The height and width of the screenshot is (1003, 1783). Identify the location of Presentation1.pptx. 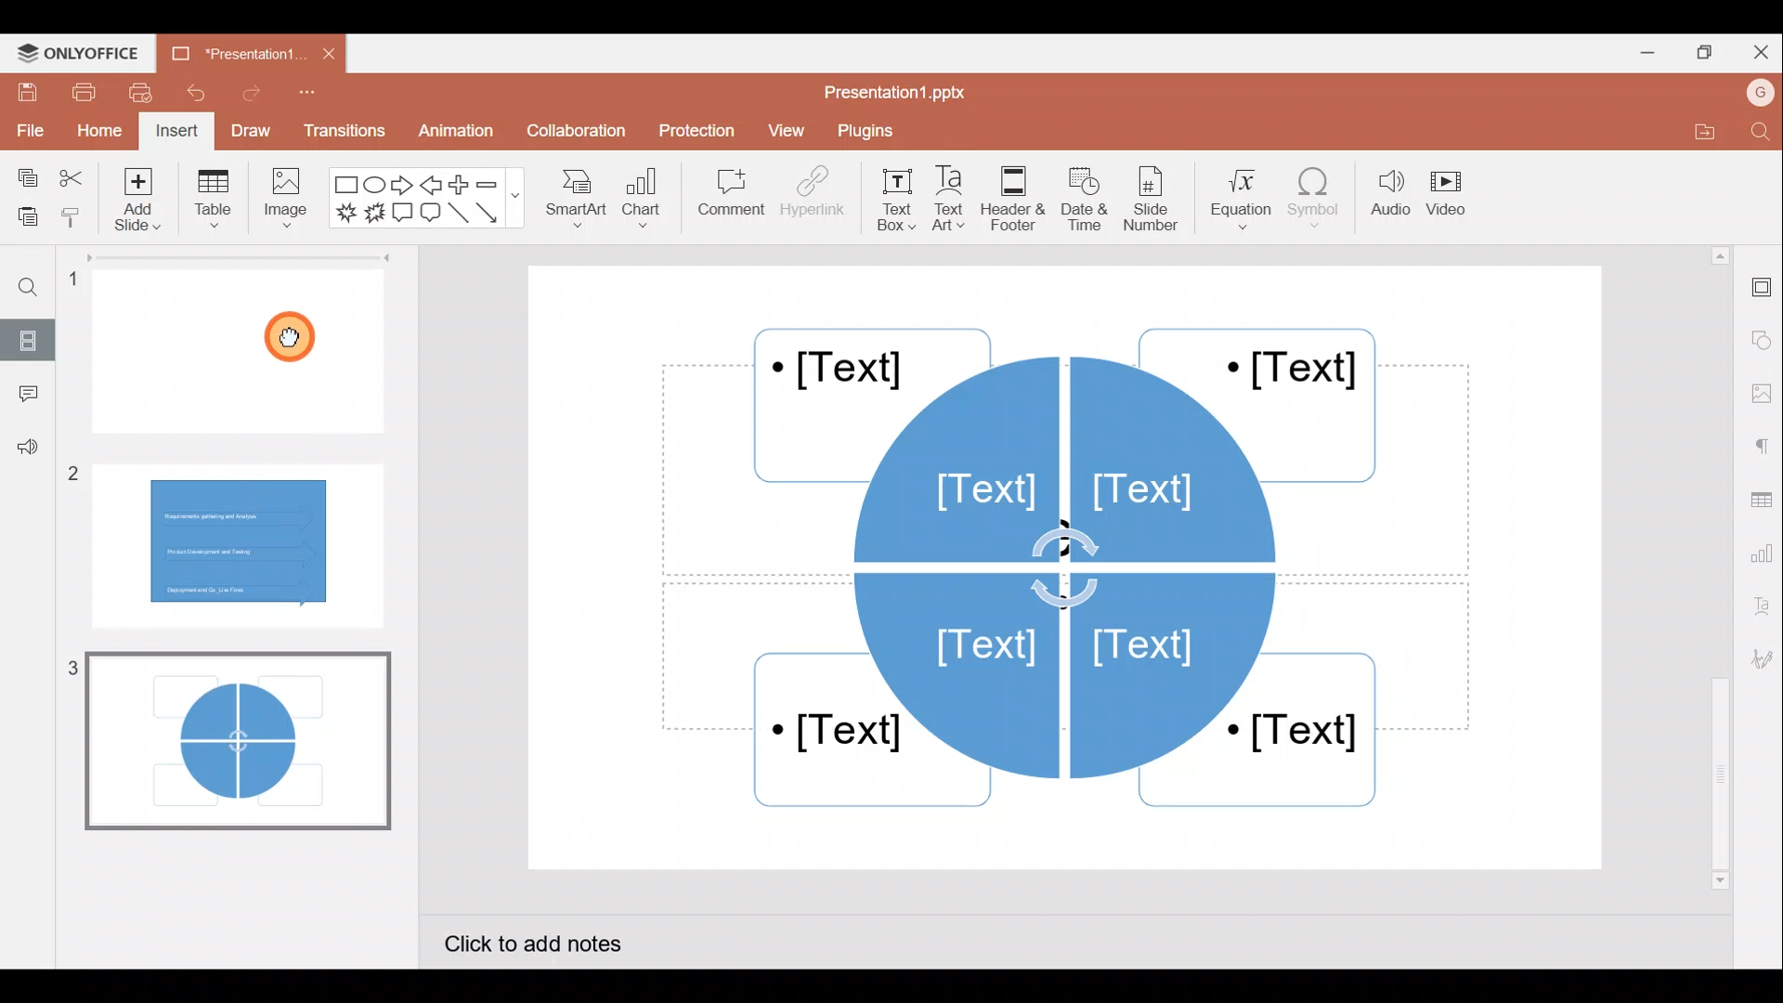
(904, 93).